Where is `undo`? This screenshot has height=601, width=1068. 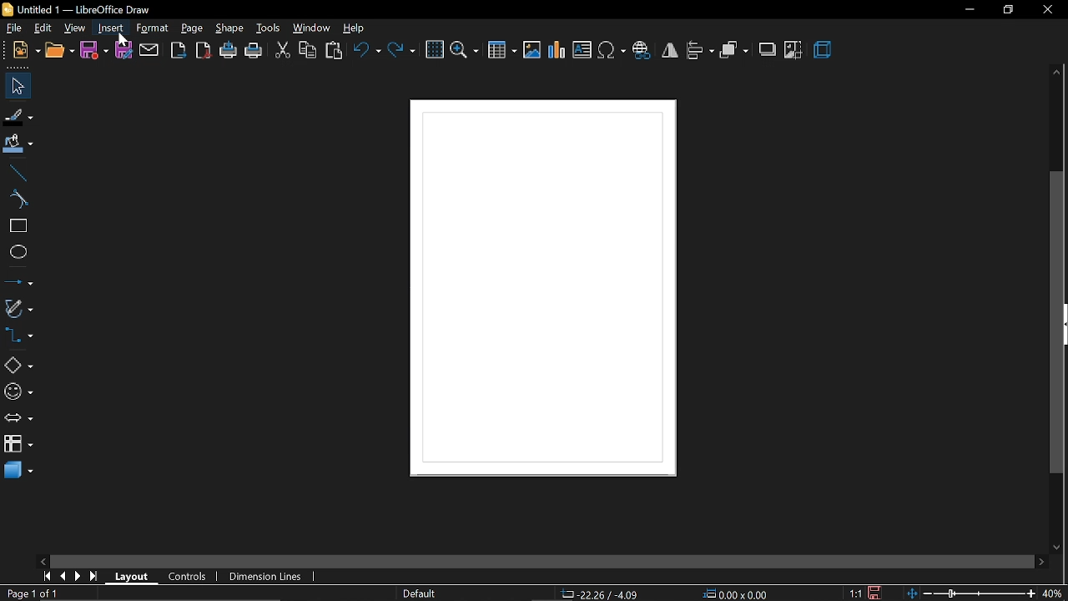
undo is located at coordinates (366, 52).